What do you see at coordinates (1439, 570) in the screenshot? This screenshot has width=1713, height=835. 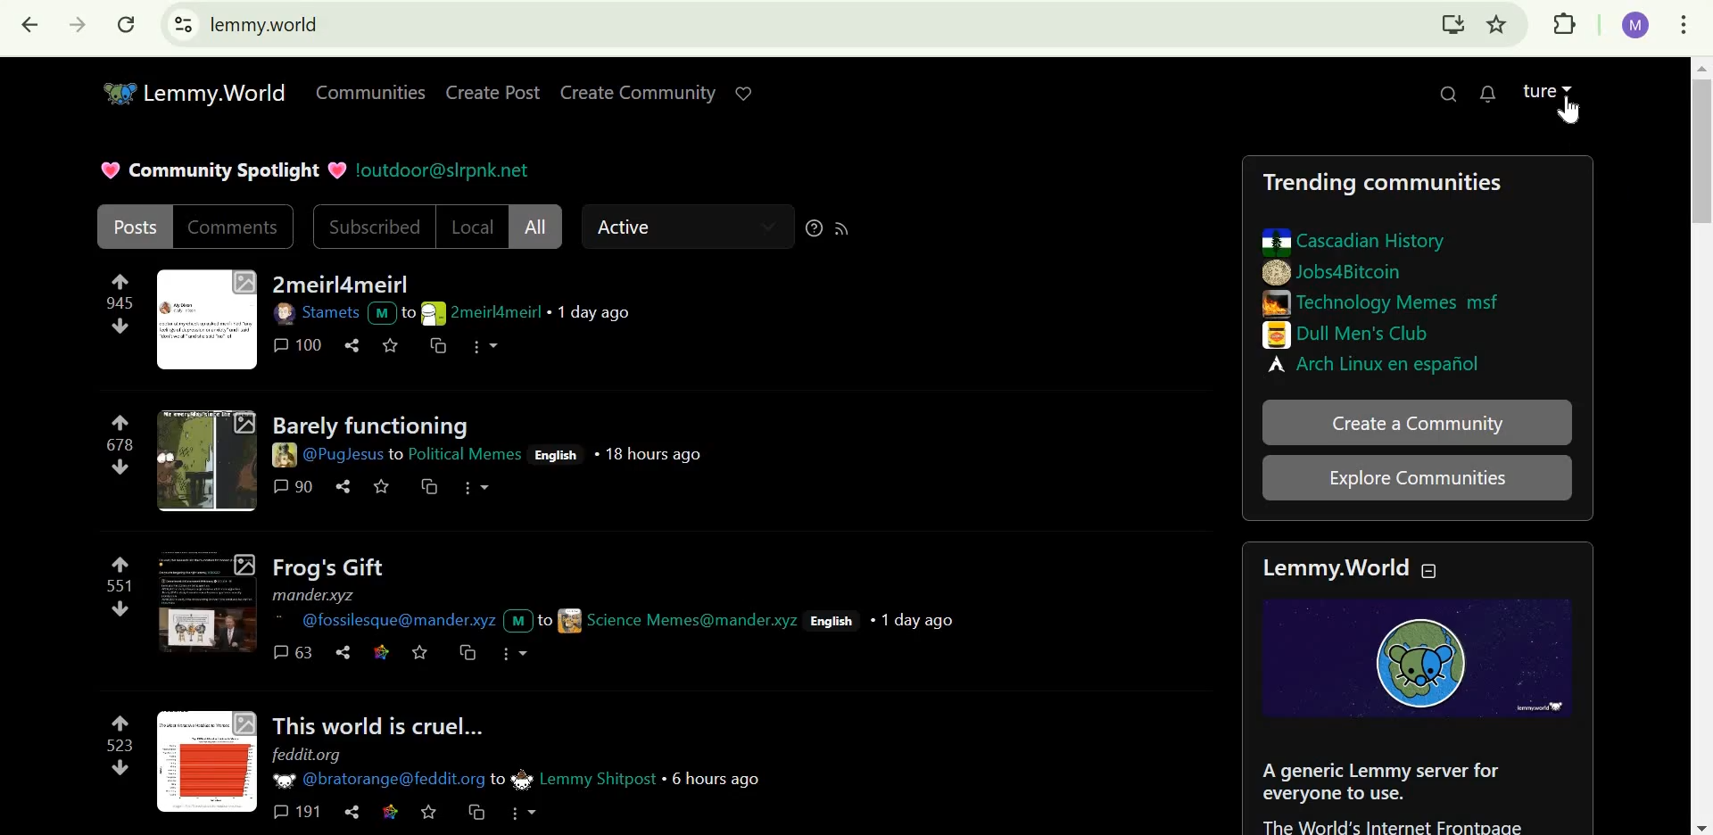 I see `collapse` at bounding box center [1439, 570].